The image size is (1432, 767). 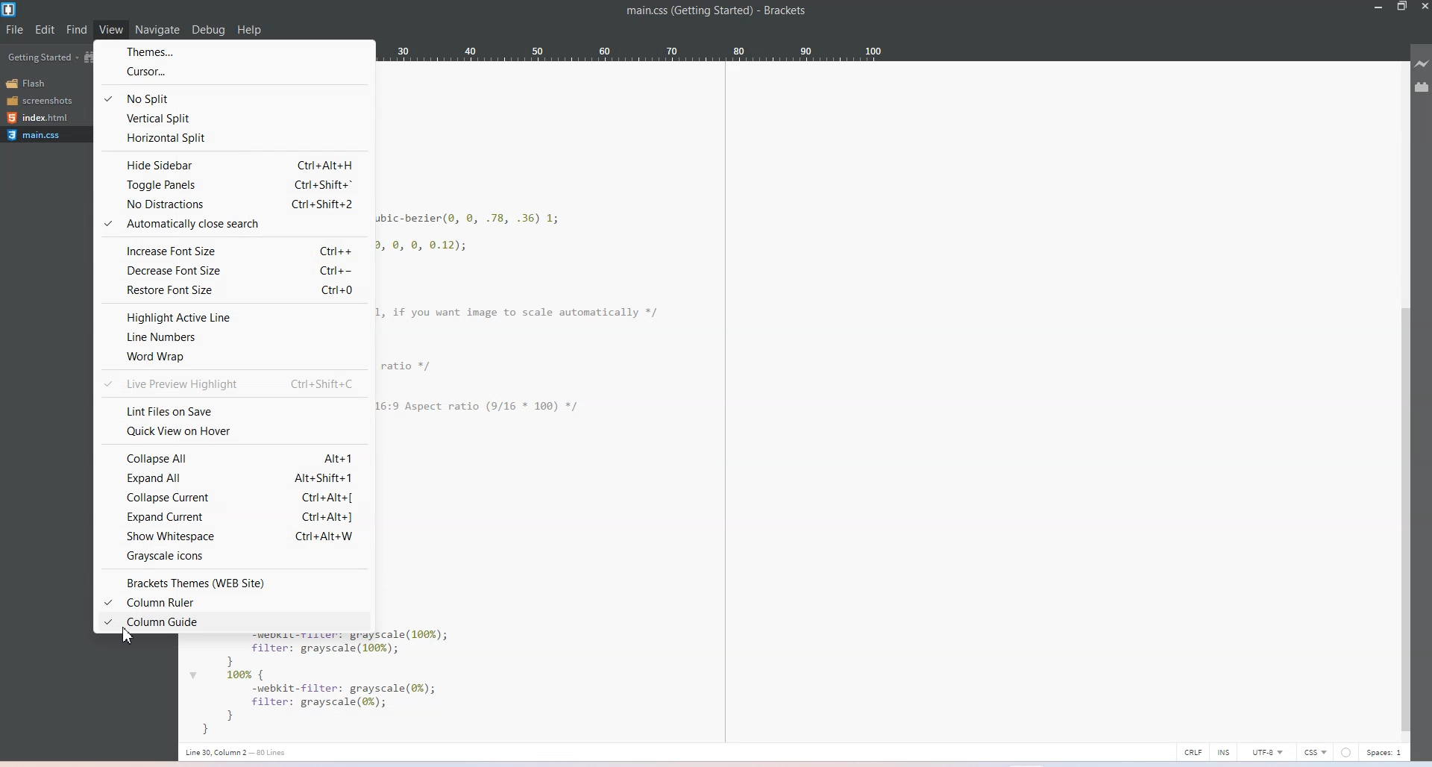 What do you see at coordinates (1422, 63) in the screenshot?
I see `Live Preview` at bounding box center [1422, 63].